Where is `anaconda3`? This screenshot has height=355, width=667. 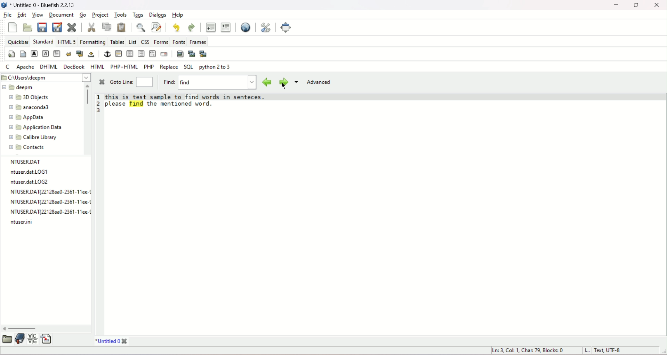
anaconda3 is located at coordinates (32, 107).